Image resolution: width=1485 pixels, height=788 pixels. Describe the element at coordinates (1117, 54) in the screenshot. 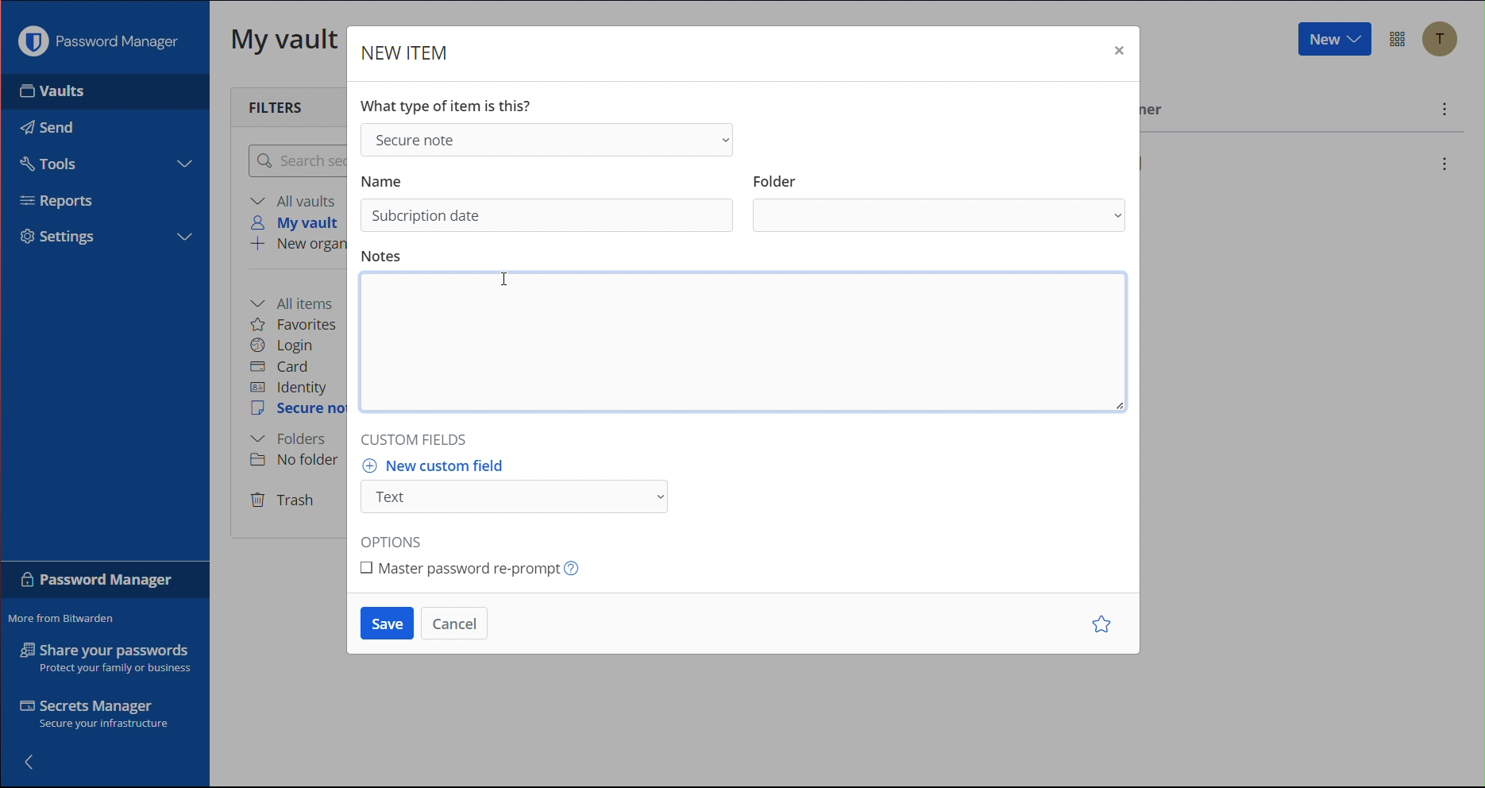

I see `Close` at that location.